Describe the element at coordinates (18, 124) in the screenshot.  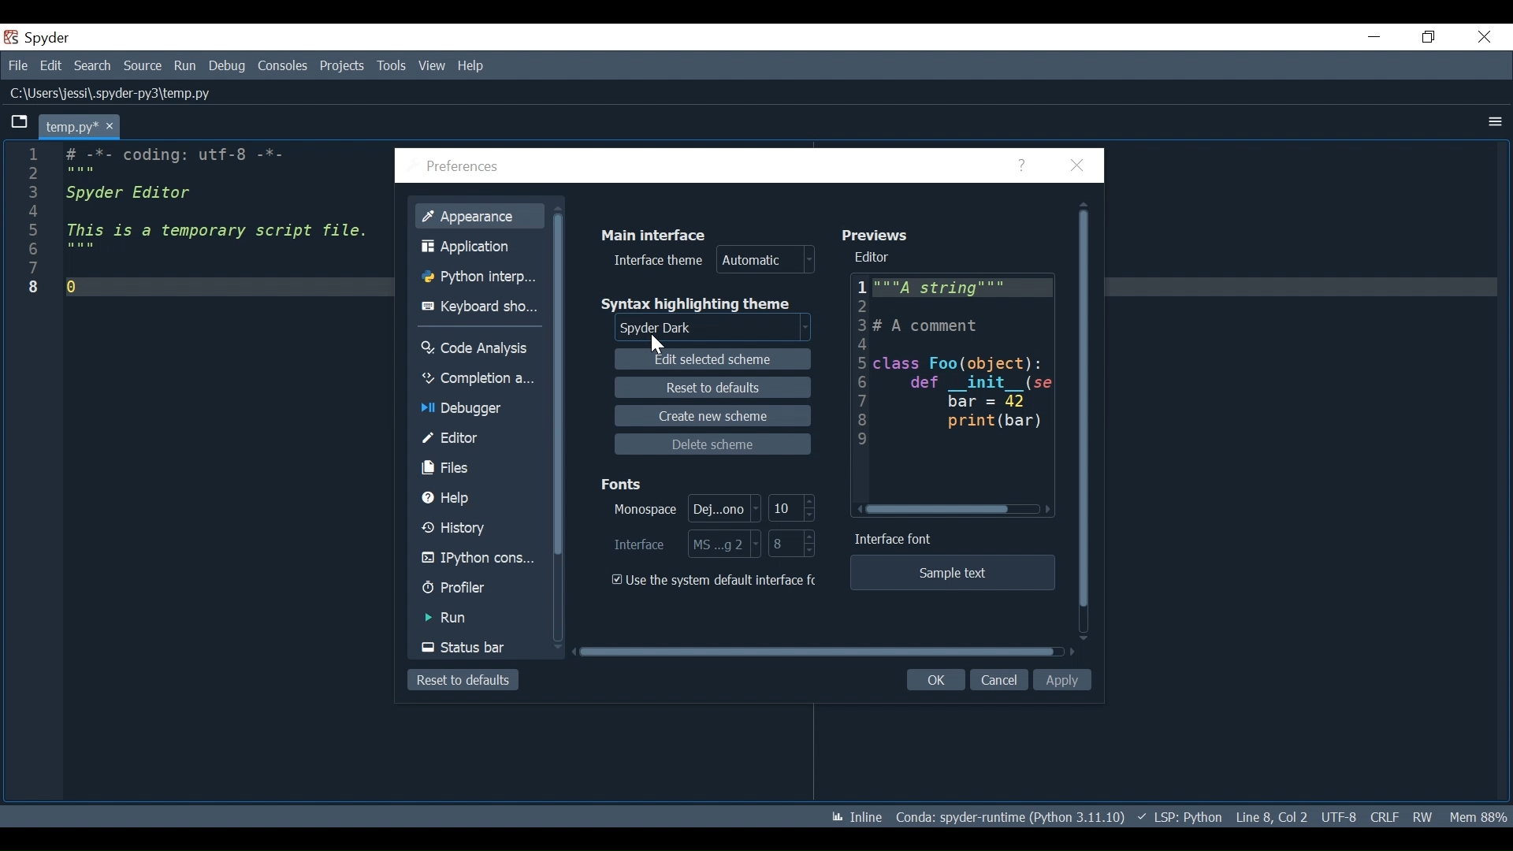
I see `Browse Tab` at that location.